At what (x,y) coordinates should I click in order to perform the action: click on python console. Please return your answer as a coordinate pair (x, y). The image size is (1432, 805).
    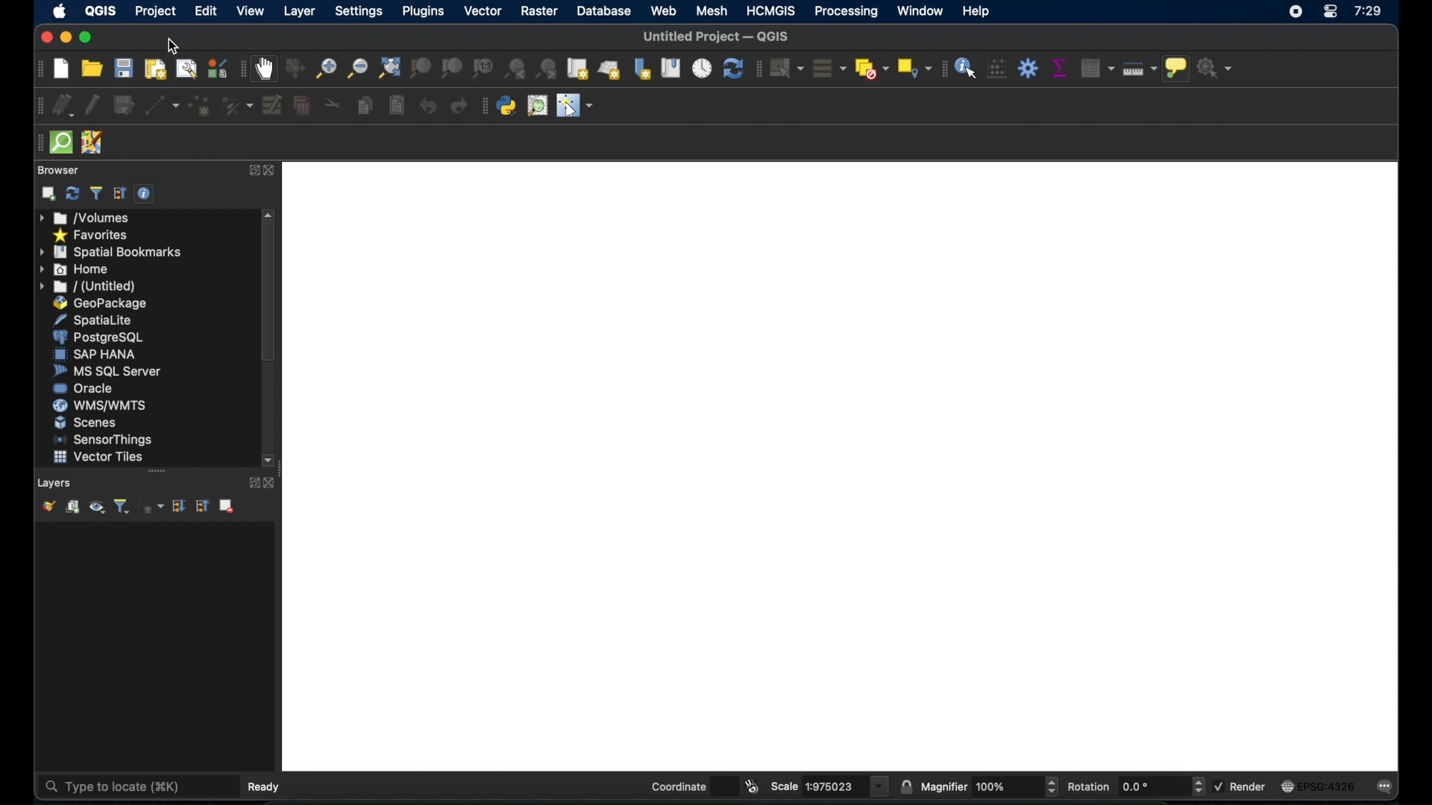
    Looking at the image, I should click on (507, 106).